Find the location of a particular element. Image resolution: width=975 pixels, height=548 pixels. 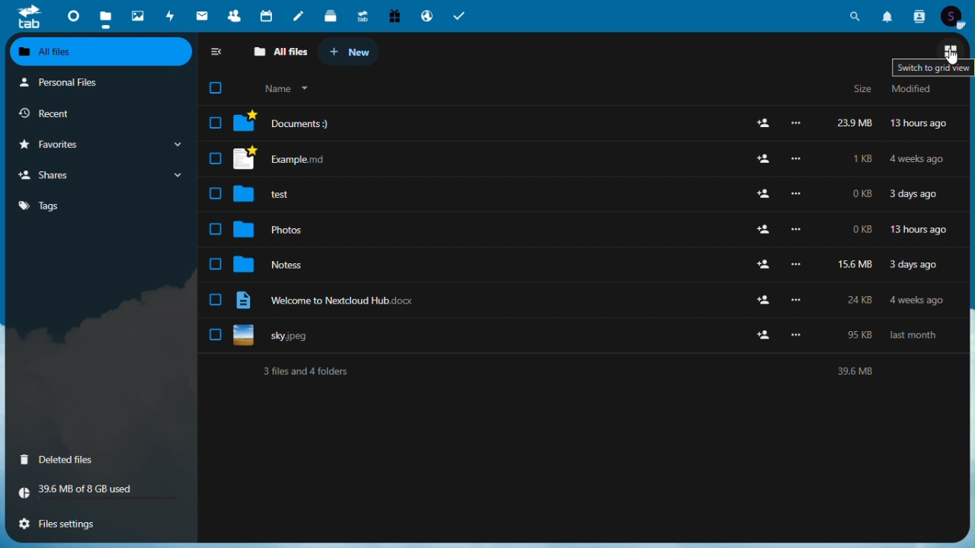

1kb is located at coordinates (863, 160).